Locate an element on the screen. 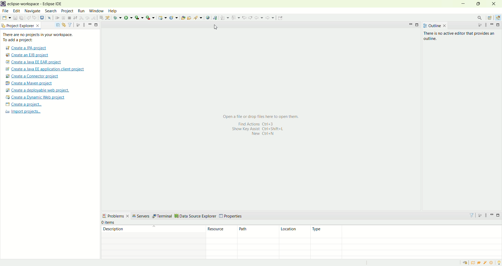 The image size is (502, 266). back is located at coordinates (260, 17).